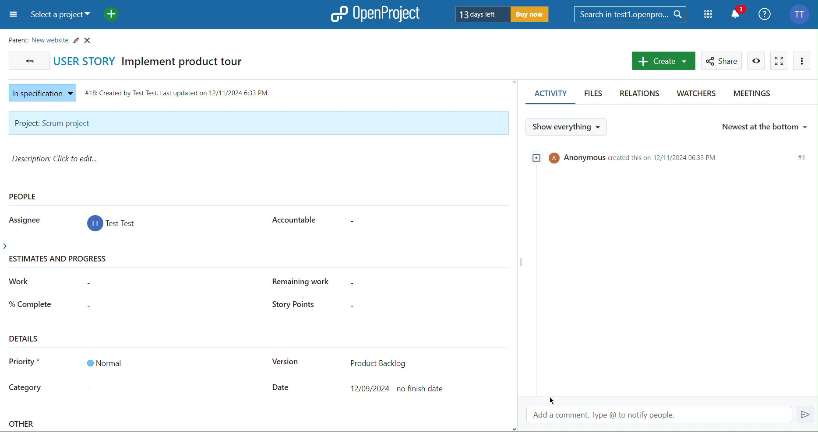  Describe the element at coordinates (281, 388) in the screenshot. I see `Date` at that location.